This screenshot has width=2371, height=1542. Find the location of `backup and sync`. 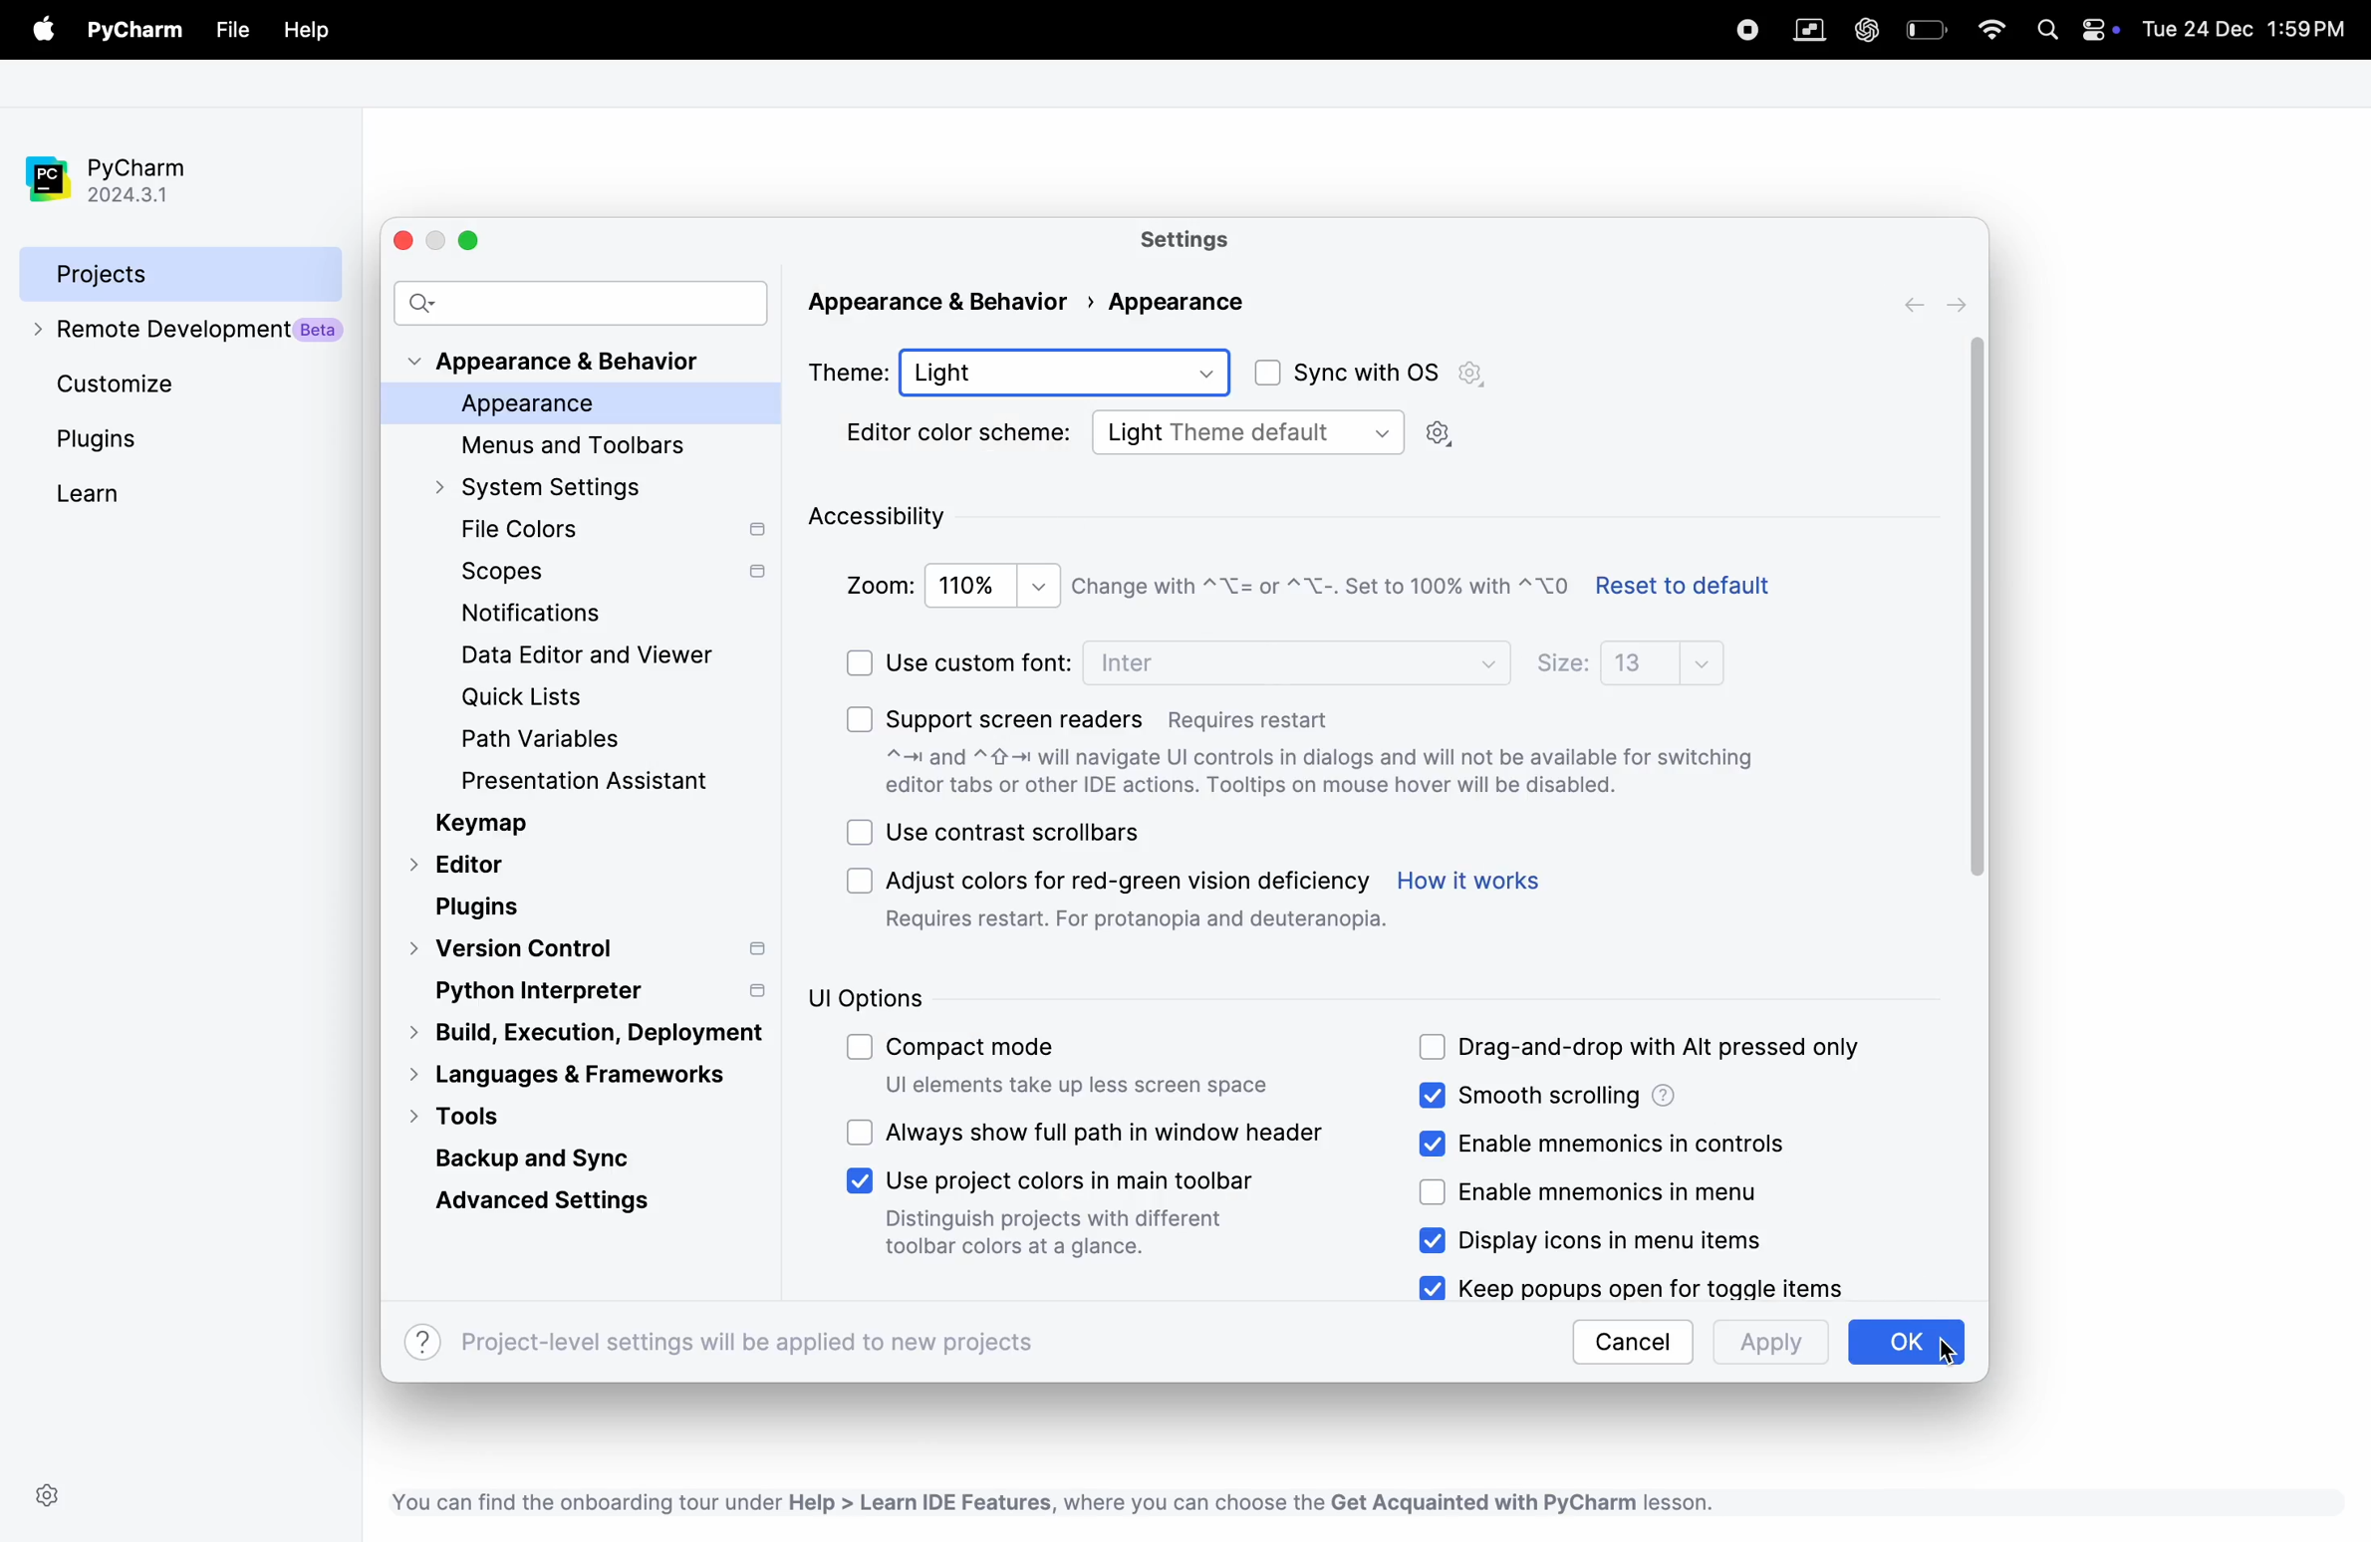

backup and sync is located at coordinates (546, 1156).